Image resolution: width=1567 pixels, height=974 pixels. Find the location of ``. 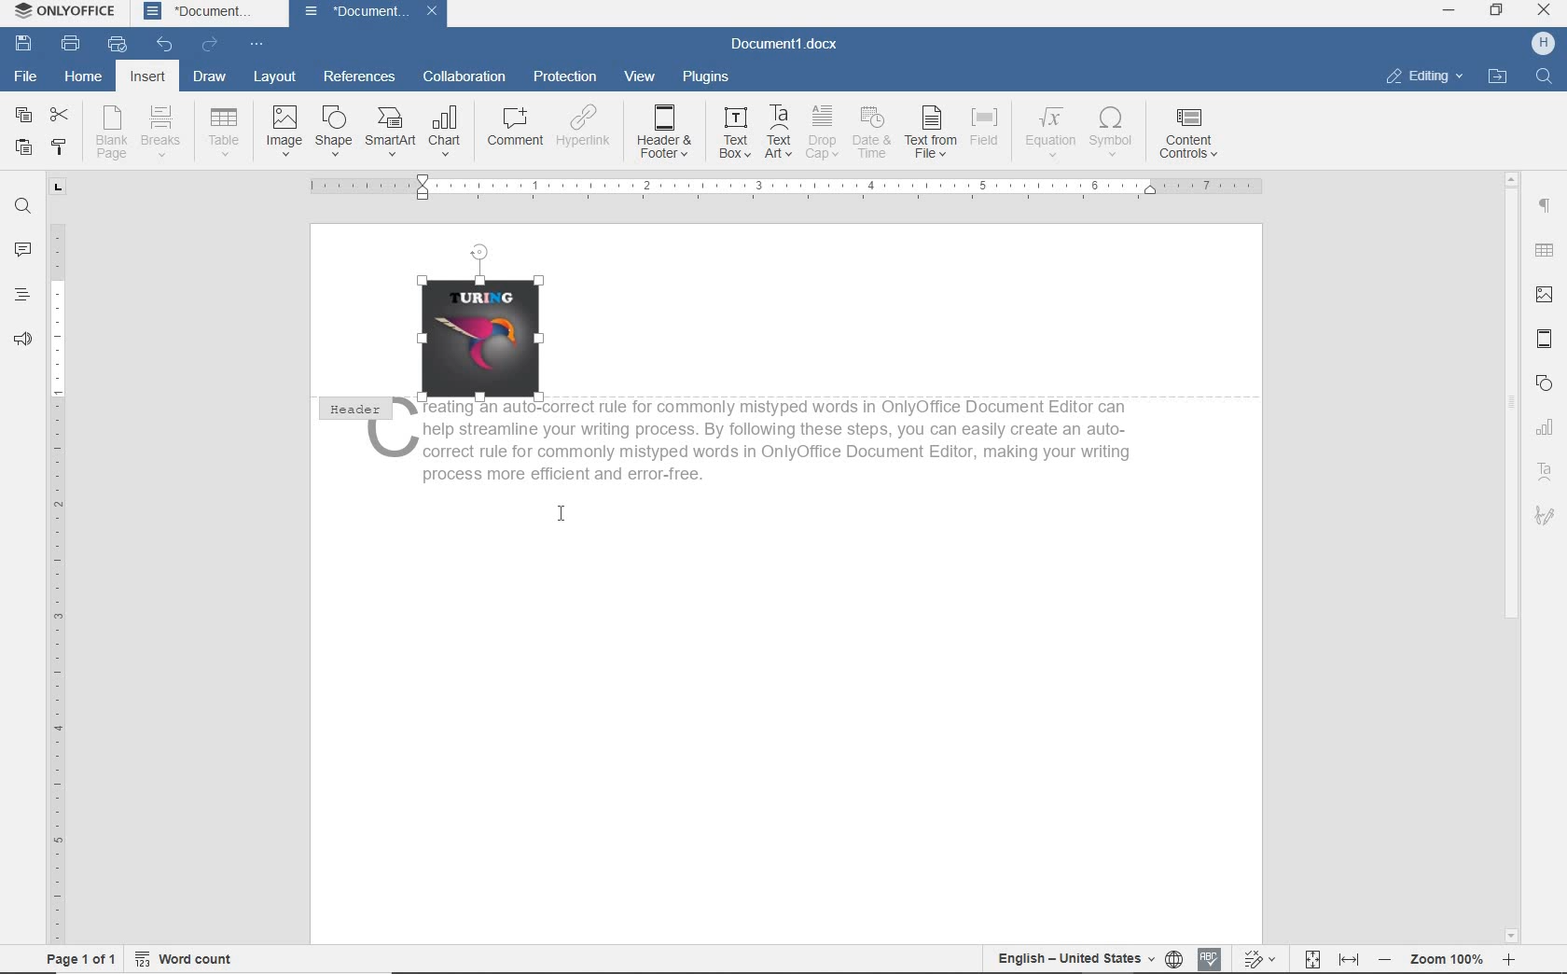

 is located at coordinates (449, 124).